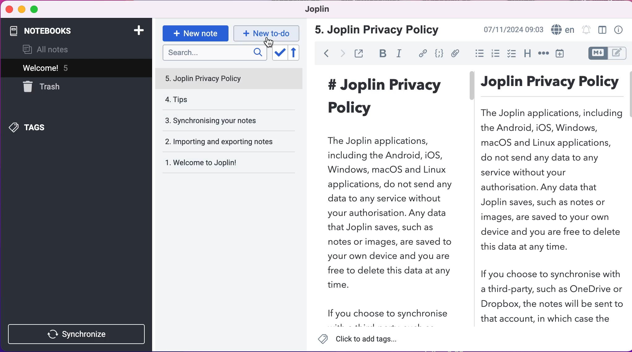  What do you see at coordinates (602, 54) in the screenshot?
I see `toggle editors` at bounding box center [602, 54].